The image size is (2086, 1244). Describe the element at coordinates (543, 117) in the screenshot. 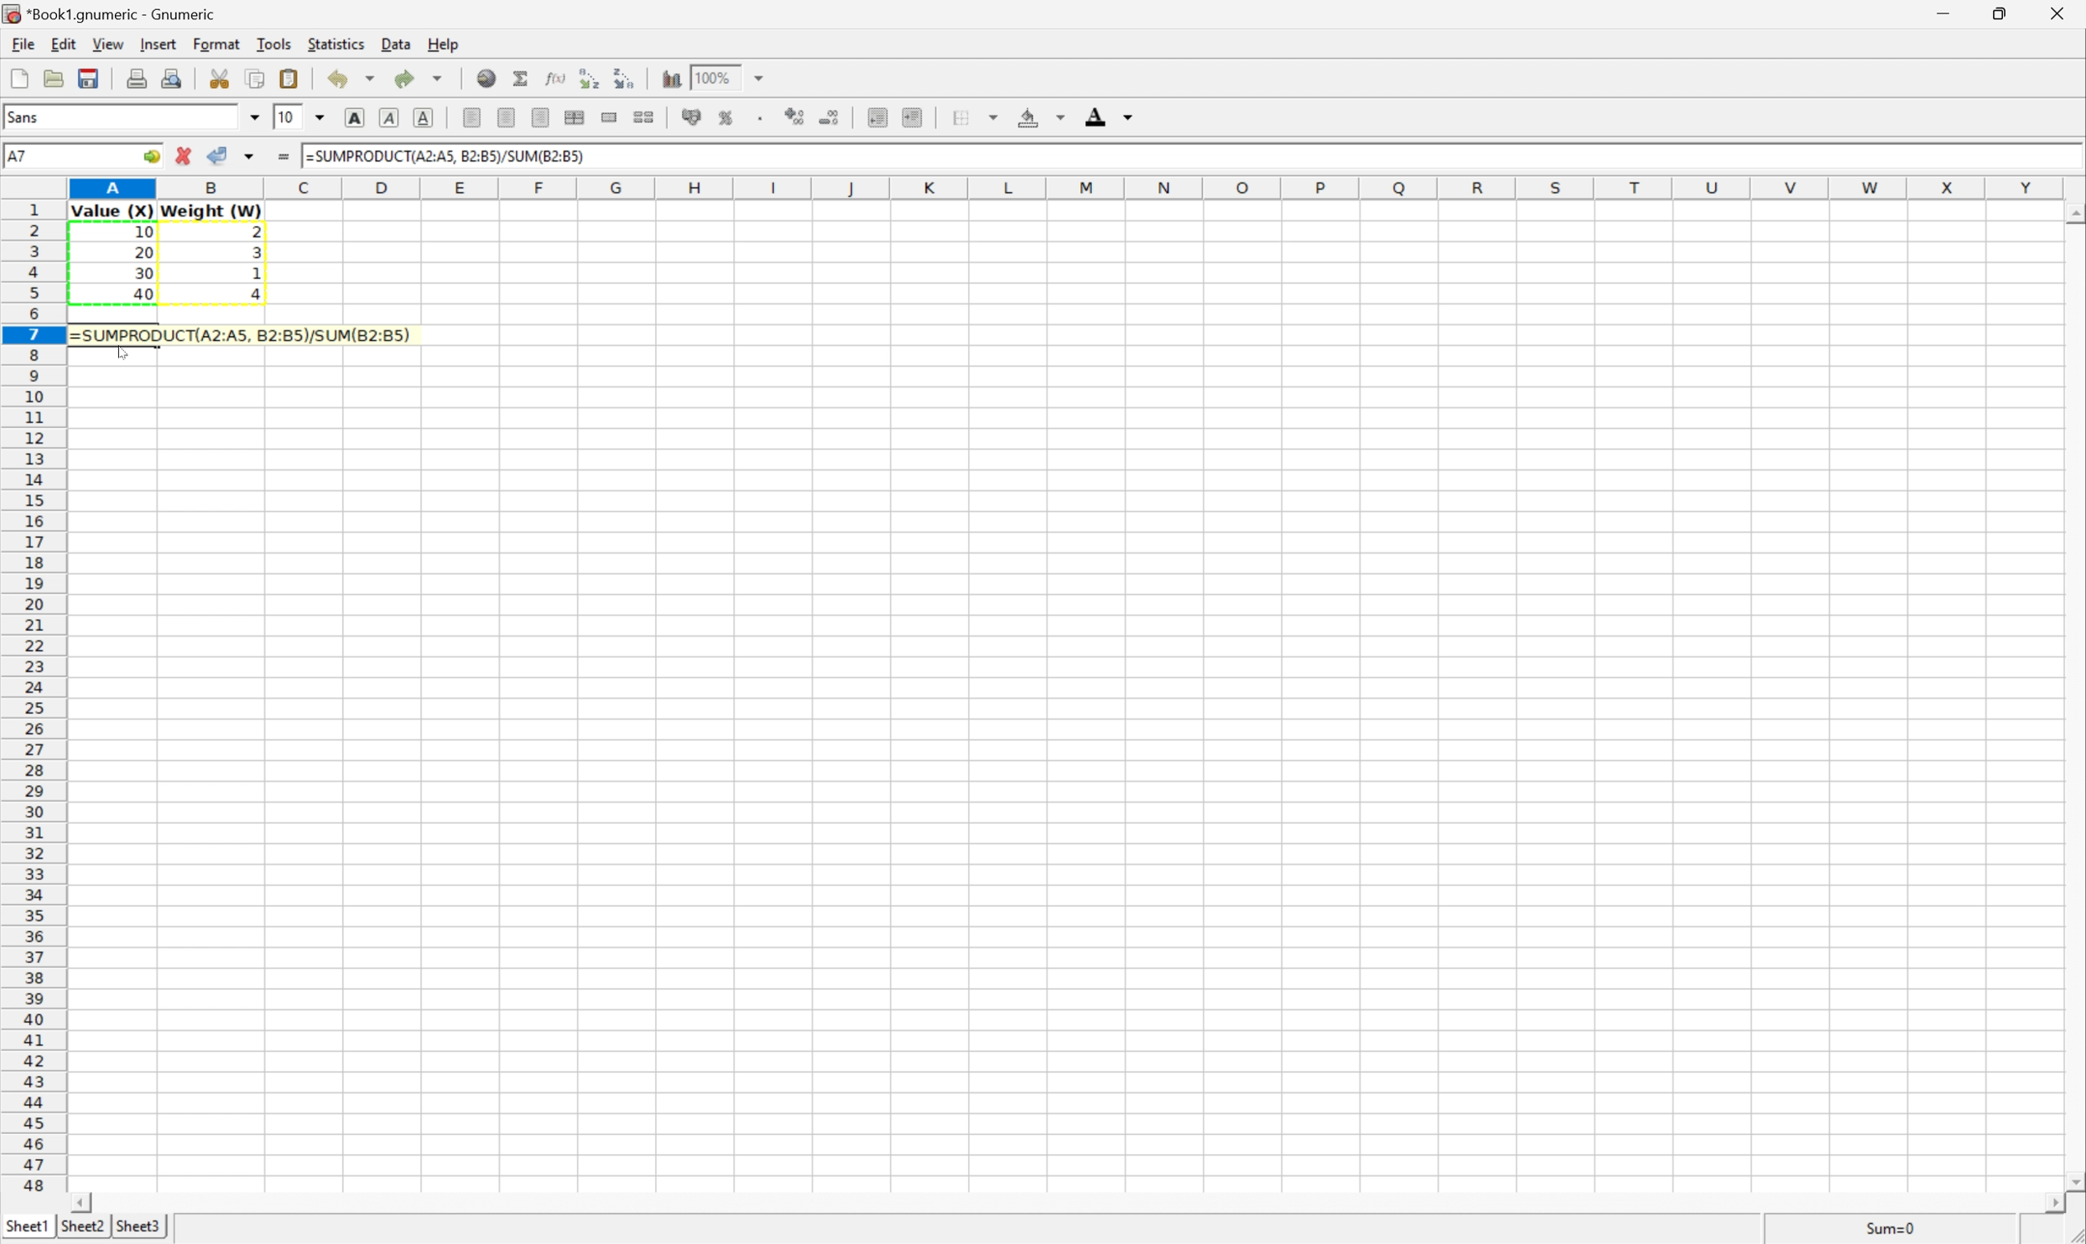

I see `Align Right` at that location.